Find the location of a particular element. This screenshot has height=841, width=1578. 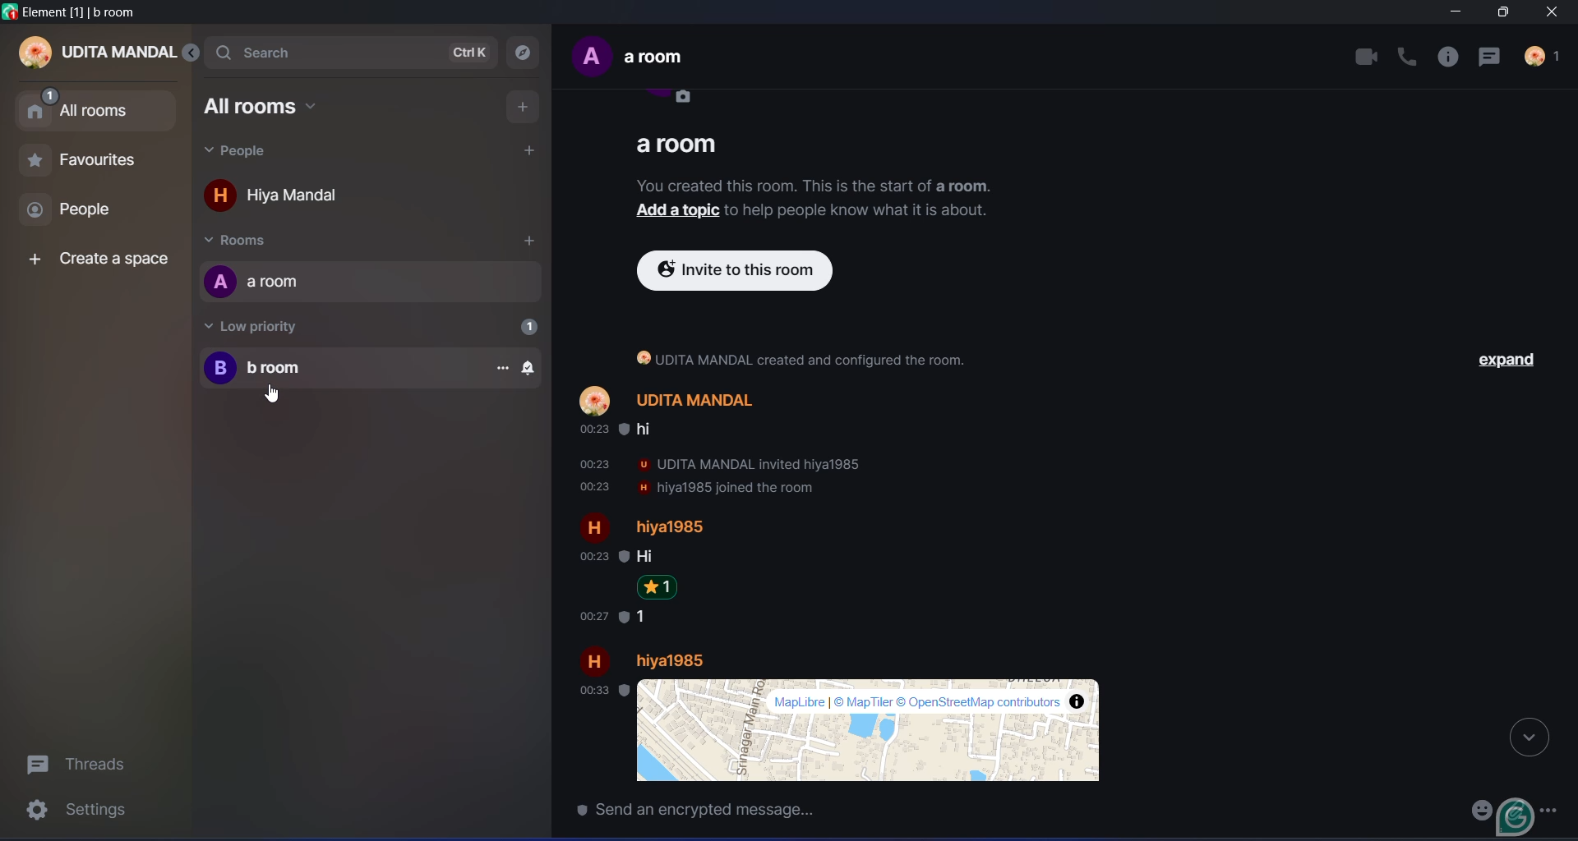

explore is located at coordinates (525, 53).